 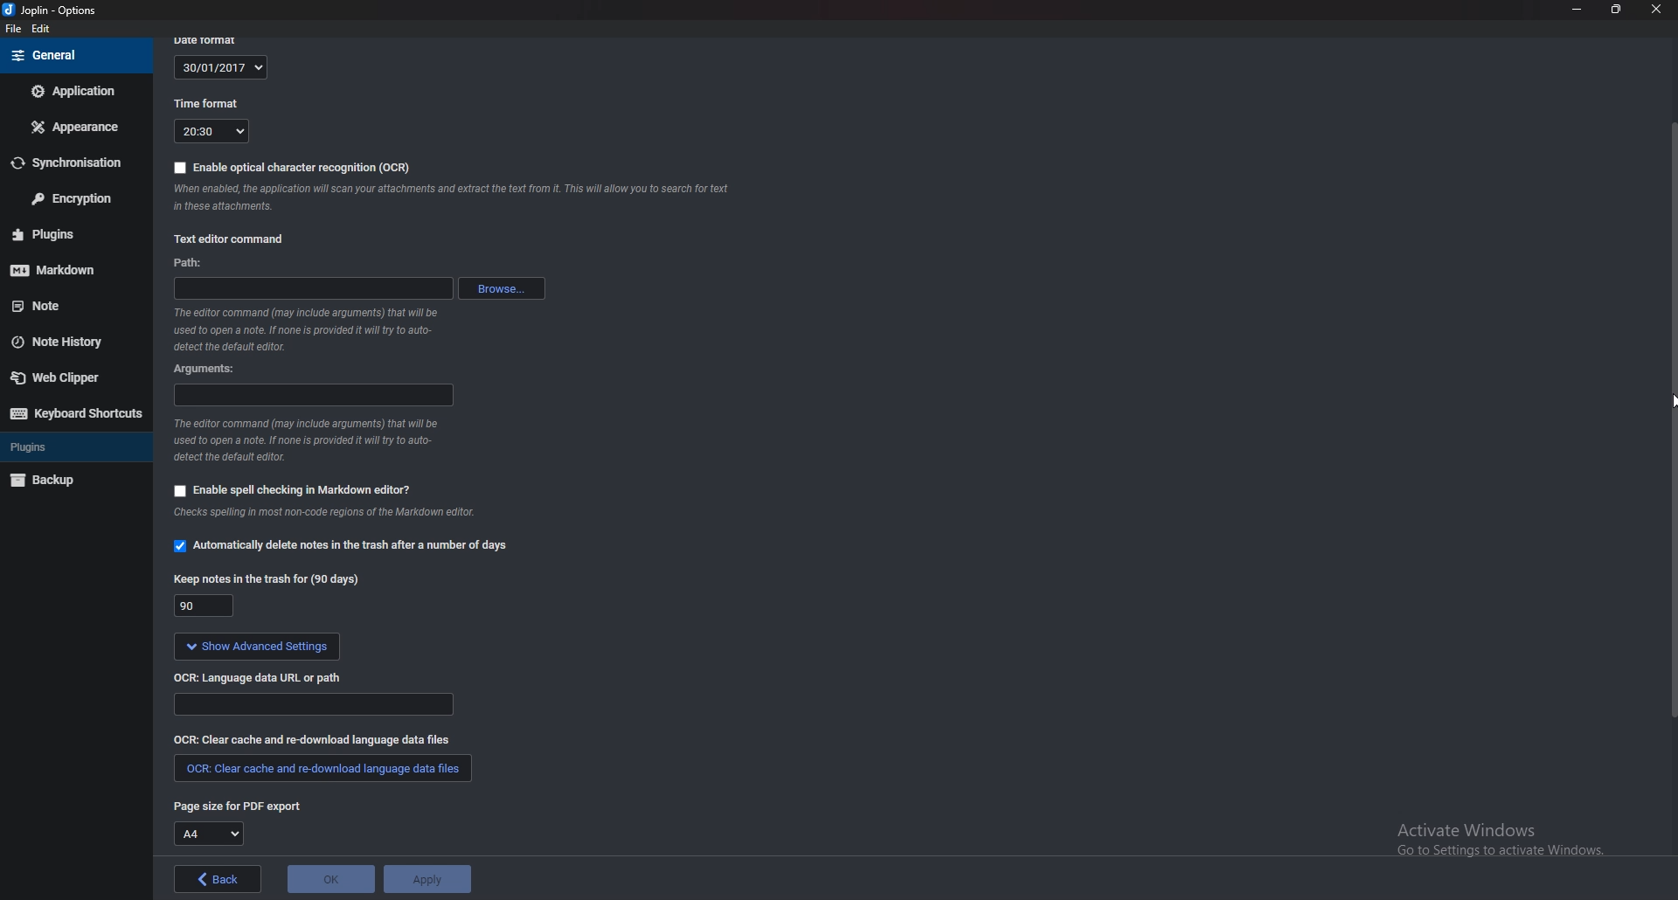 What do you see at coordinates (69, 162) in the screenshot?
I see `Synchronization` at bounding box center [69, 162].